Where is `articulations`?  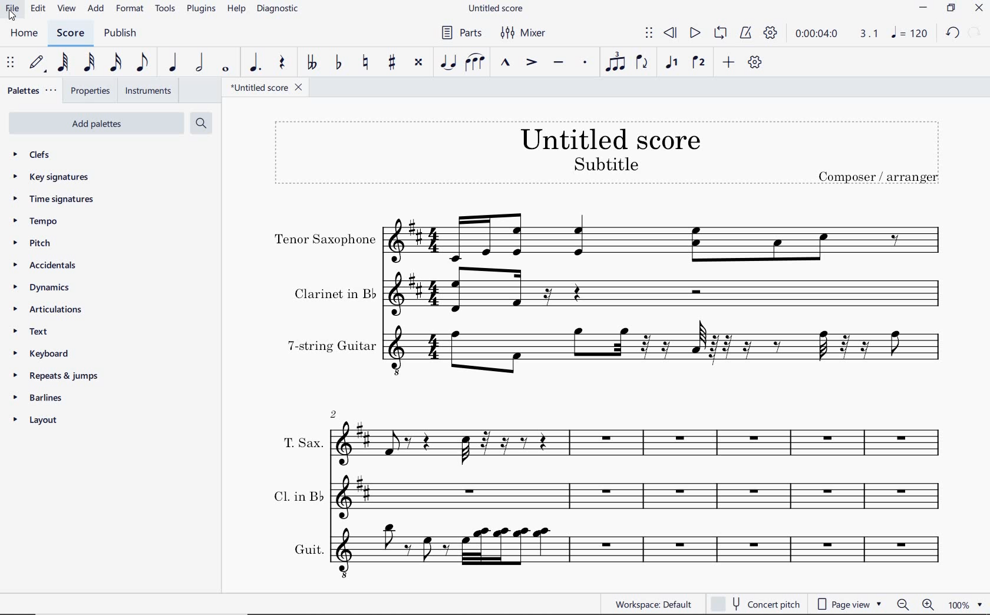
articulations is located at coordinates (50, 310).